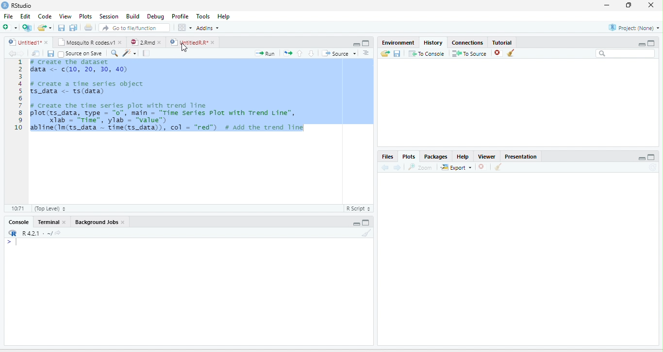 This screenshot has width=663, height=352. What do you see at coordinates (17, 208) in the screenshot?
I see `1:1` at bounding box center [17, 208].